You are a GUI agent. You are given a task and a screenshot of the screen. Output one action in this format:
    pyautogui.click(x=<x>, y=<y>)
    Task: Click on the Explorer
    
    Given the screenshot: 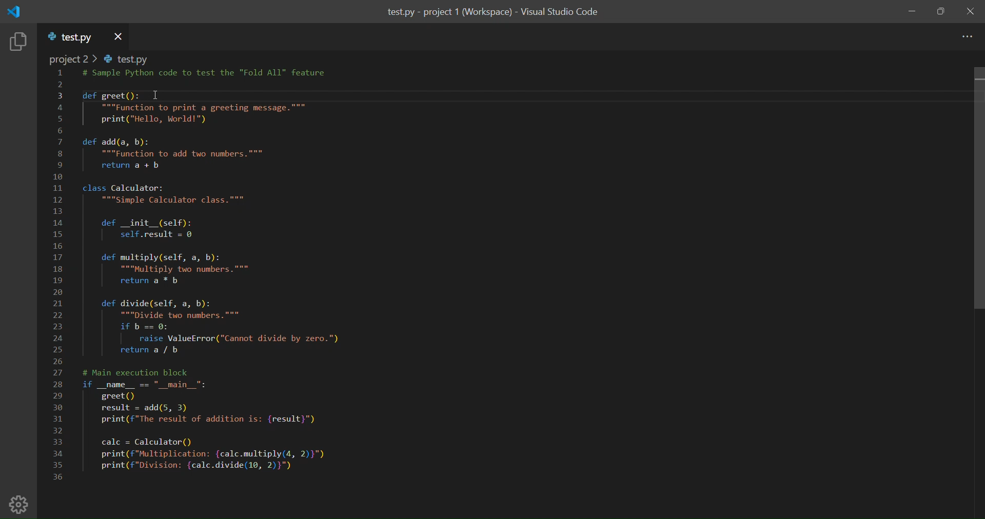 What is the action you would take?
    pyautogui.click(x=18, y=42)
    